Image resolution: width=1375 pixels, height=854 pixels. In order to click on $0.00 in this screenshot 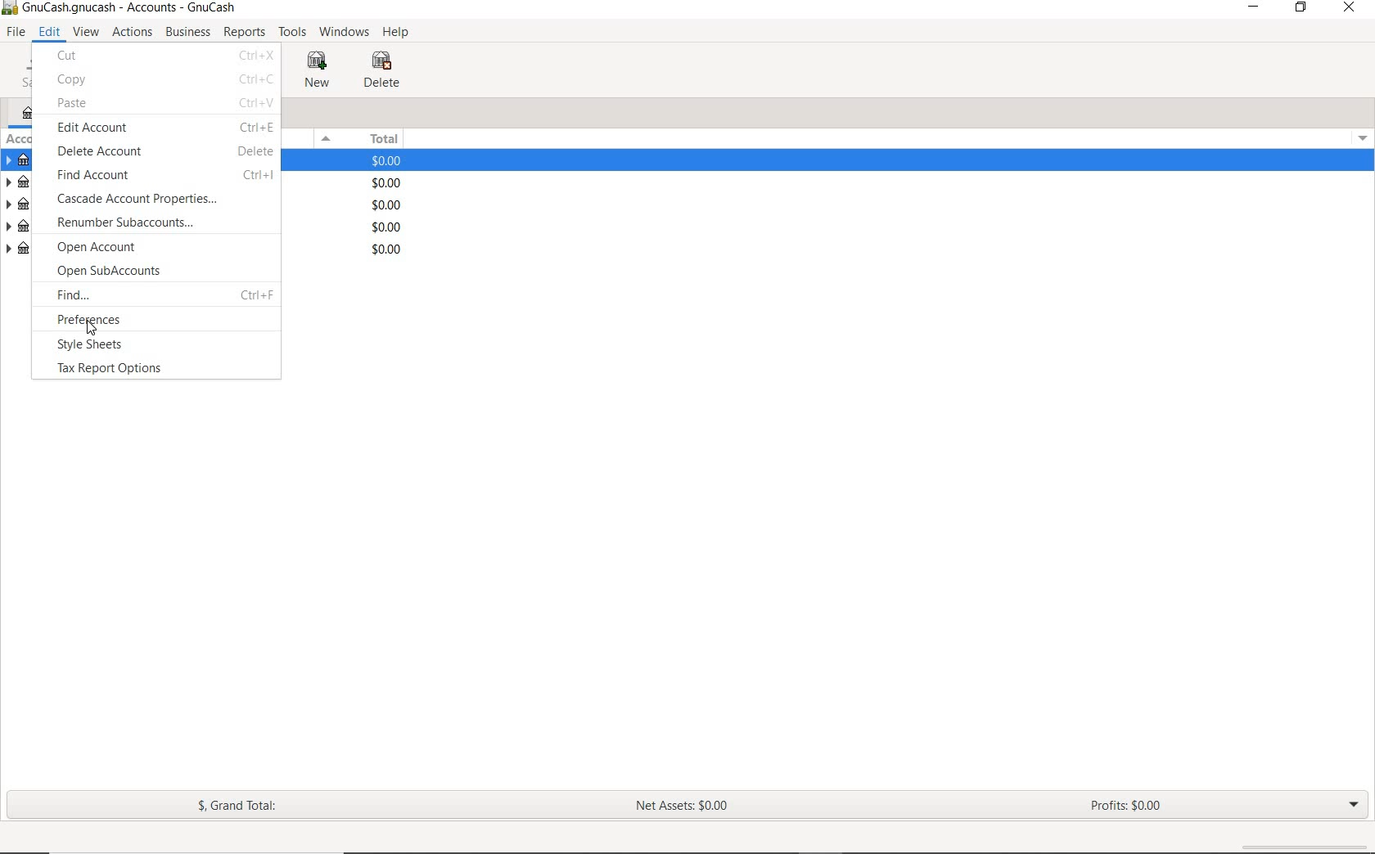, I will do `click(390, 209)`.